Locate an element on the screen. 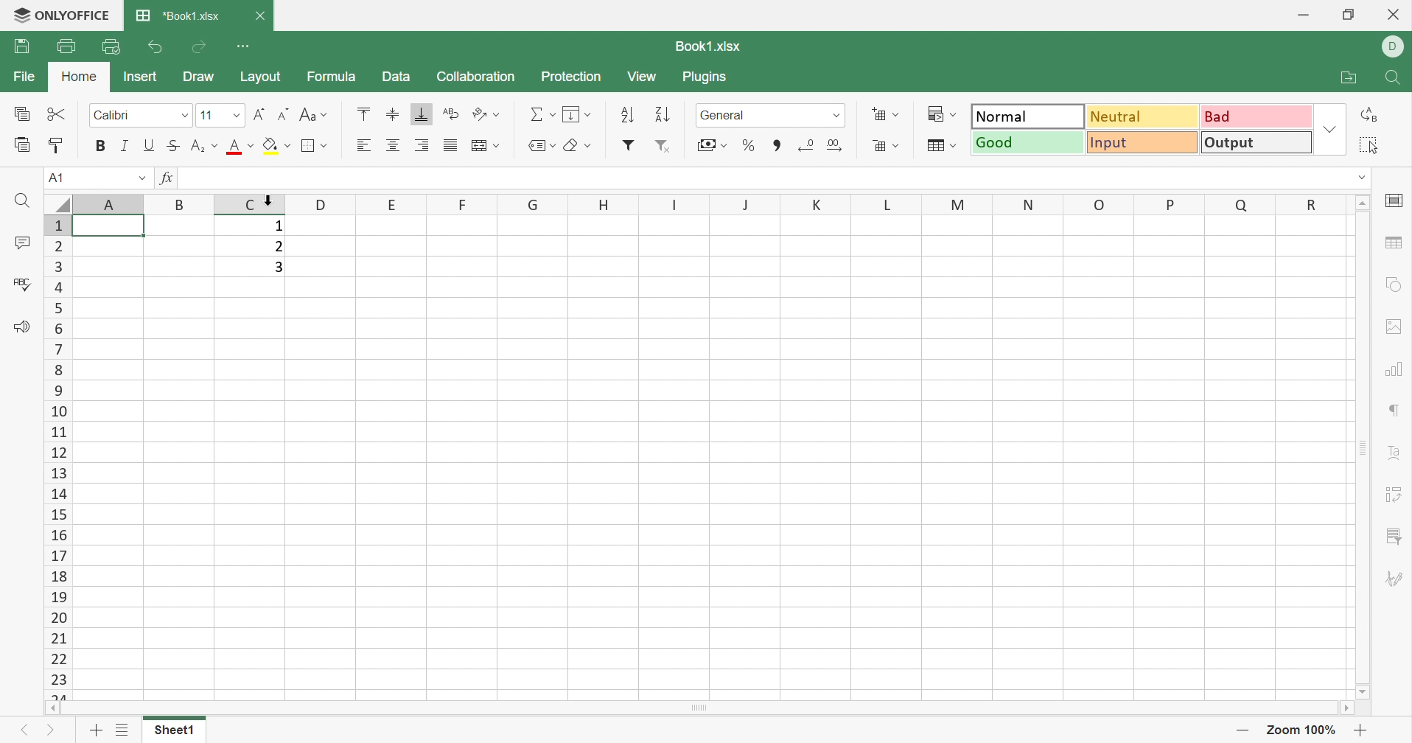 Image resolution: width=1412 pixels, height=743 pixels. Chart settings is located at coordinates (1395, 369).